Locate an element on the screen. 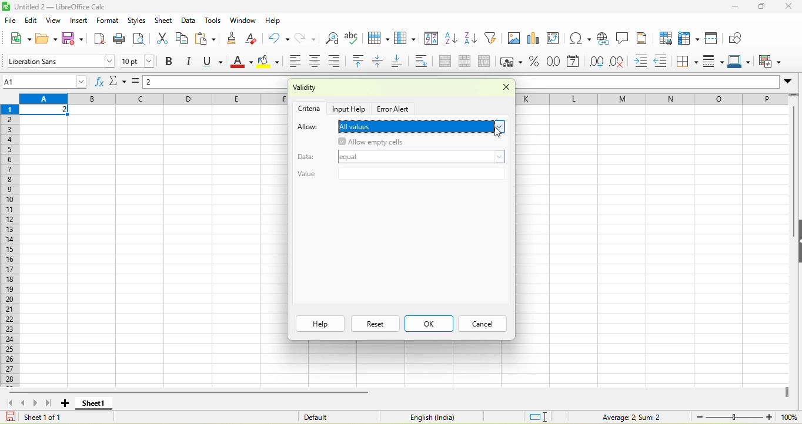 The image size is (802, 424). add new sheet is located at coordinates (65, 403).